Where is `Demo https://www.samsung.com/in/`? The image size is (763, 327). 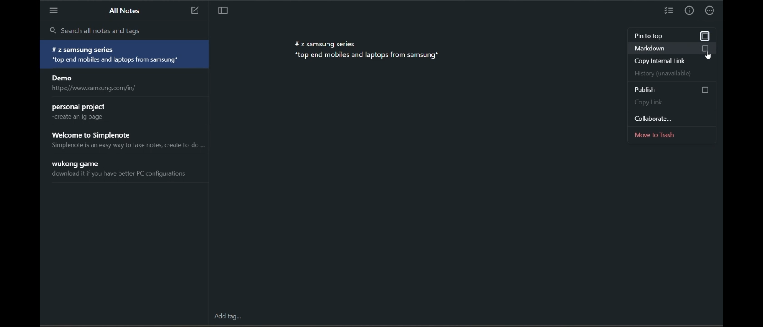
Demo https://www.samsung.com/in/ is located at coordinates (125, 84).